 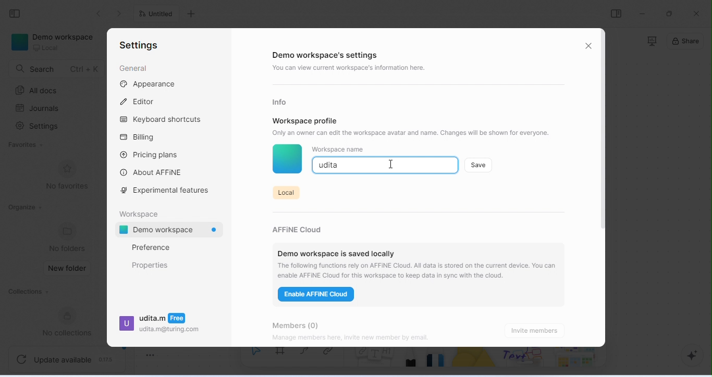 What do you see at coordinates (151, 353) in the screenshot?
I see `toggle zoom` at bounding box center [151, 353].